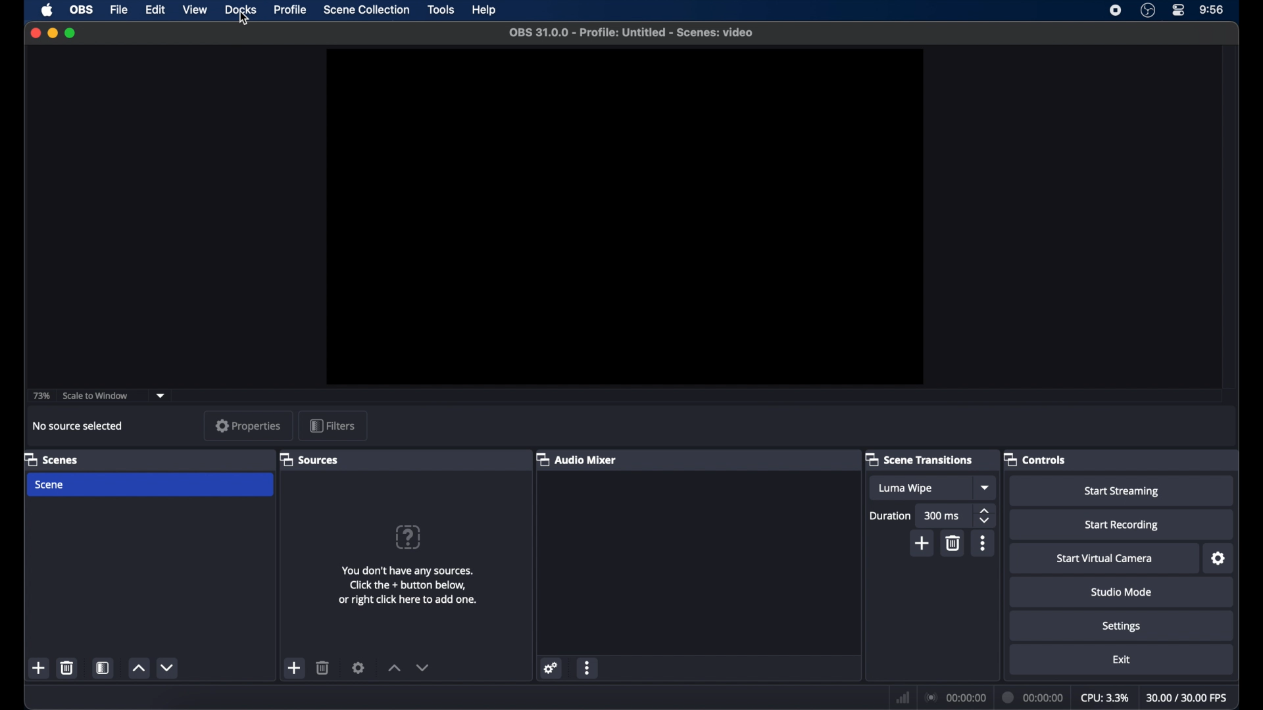 This screenshot has height=710, width=1263. I want to click on delete, so click(322, 667).